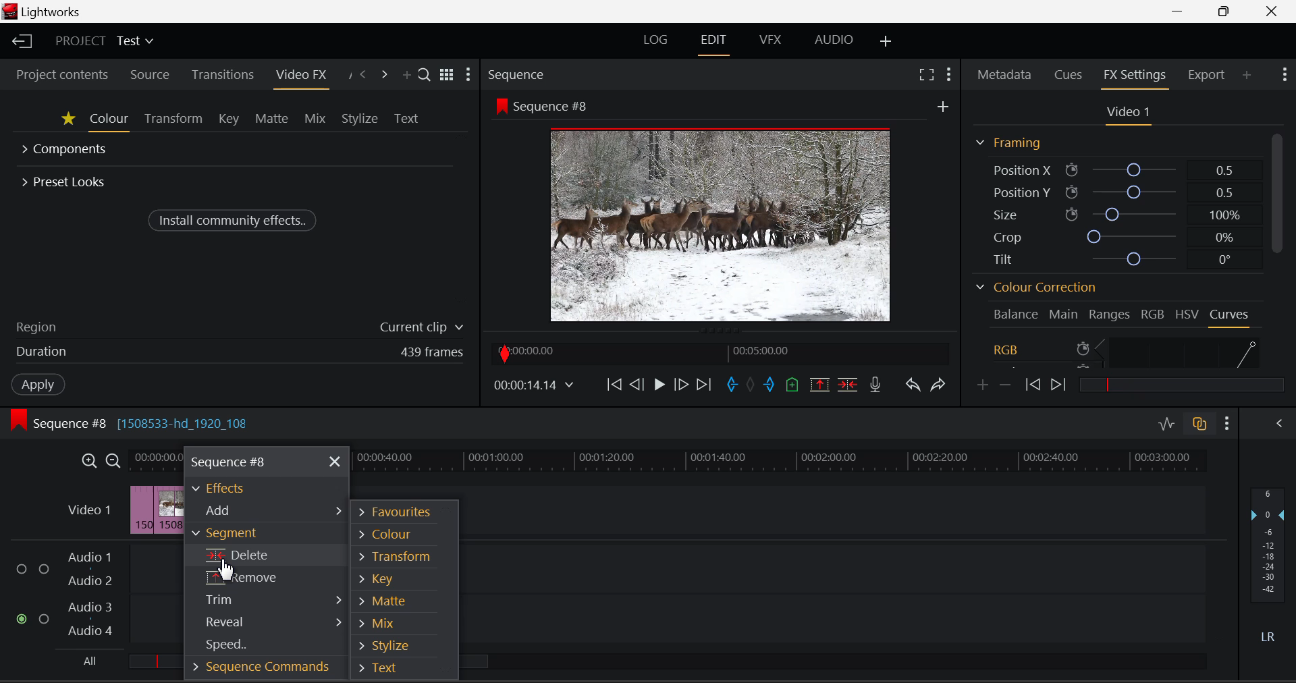 The image size is (1296, 683). Describe the element at coordinates (154, 510) in the screenshot. I see `Clip Inserted` at that location.